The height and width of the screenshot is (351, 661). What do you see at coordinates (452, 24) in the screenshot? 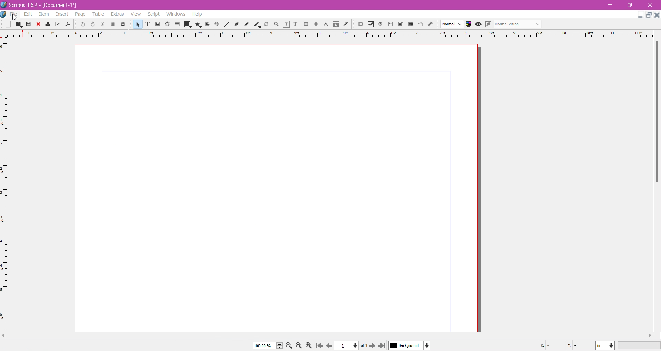
I see `image preview quality` at bounding box center [452, 24].